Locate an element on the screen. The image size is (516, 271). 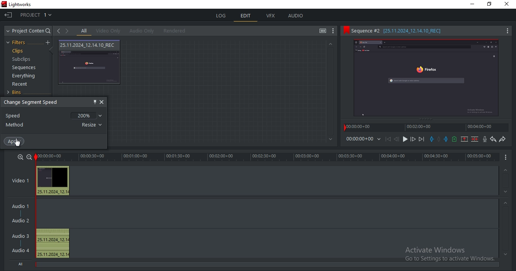
change segment speed  is located at coordinates (33, 102).